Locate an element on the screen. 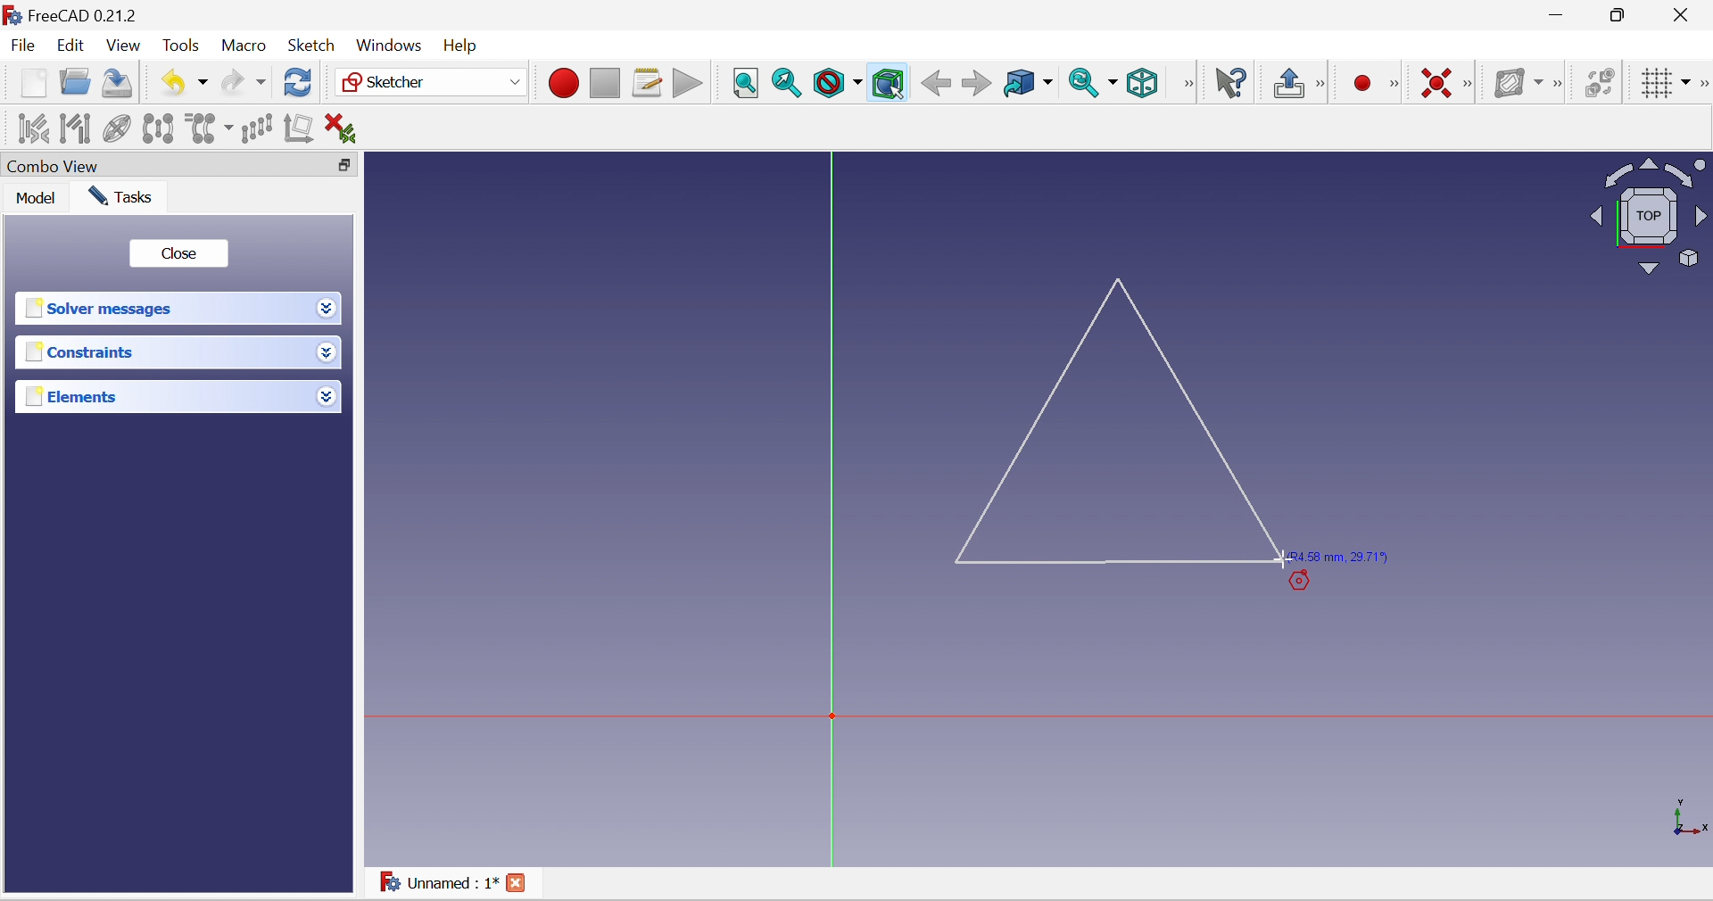 This screenshot has width=1713, height=901. Fit all is located at coordinates (747, 85).